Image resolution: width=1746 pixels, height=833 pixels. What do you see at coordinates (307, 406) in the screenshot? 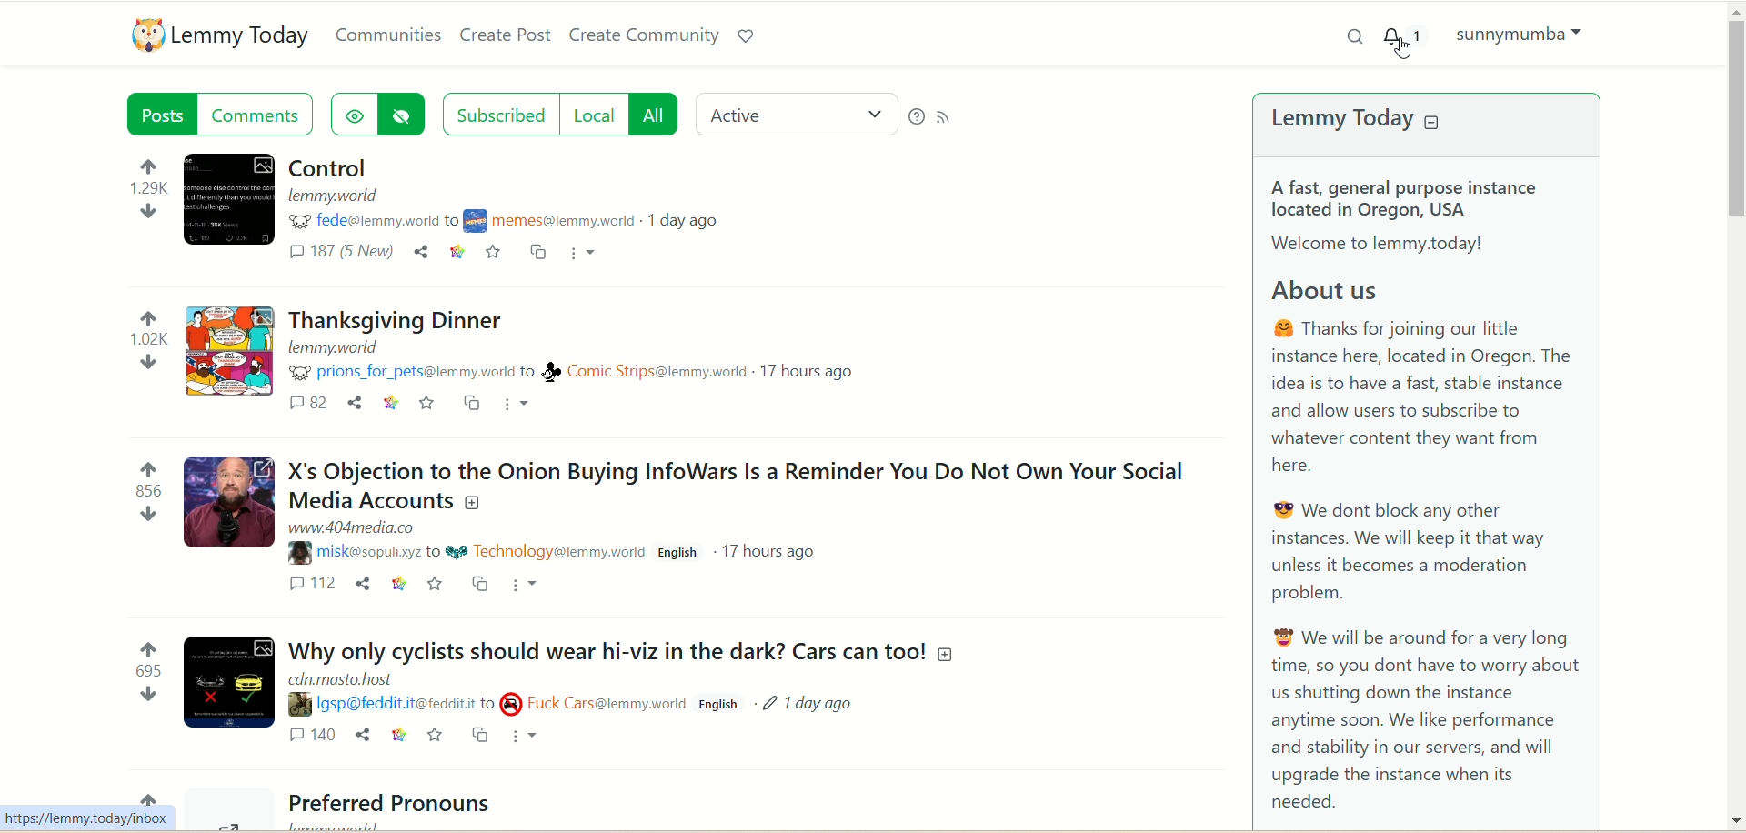
I see `comments 82` at bounding box center [307, 406].